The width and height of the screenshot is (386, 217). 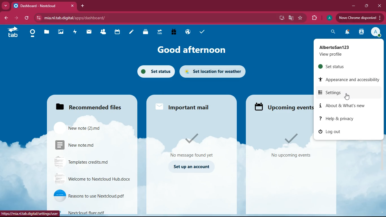 I want to click on more, so click(x=6, y=5).